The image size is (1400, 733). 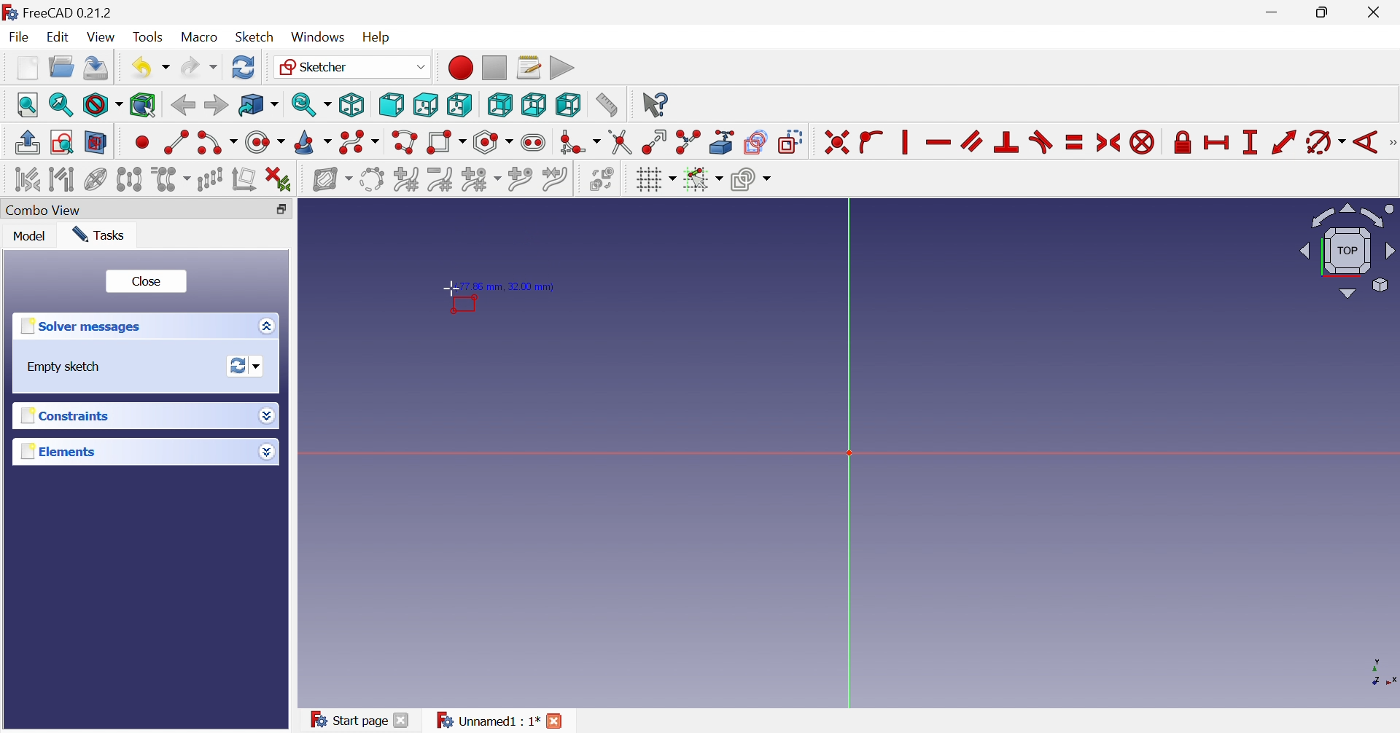 I want to click on Execute macro, so click(x=562, y=68).